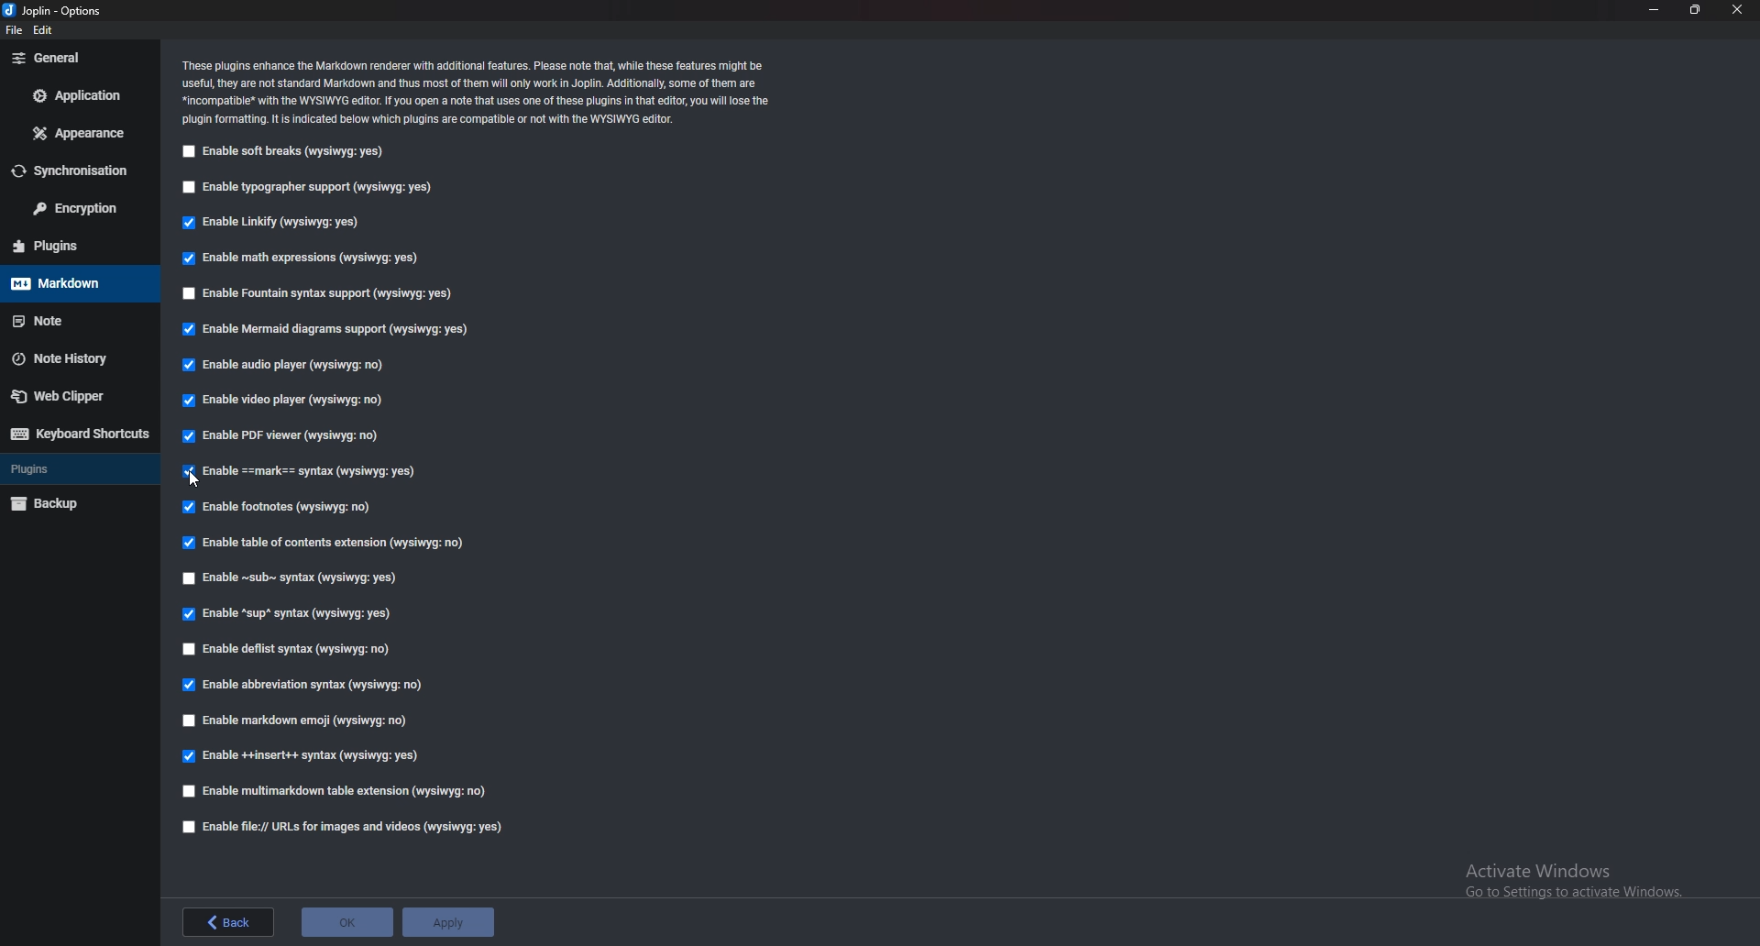 The height and width of the screenshot is (946, 1760). What do you see at coordinates (1739, 9) in the screenshot?
I see `close` at bounding box center [1739, 9].